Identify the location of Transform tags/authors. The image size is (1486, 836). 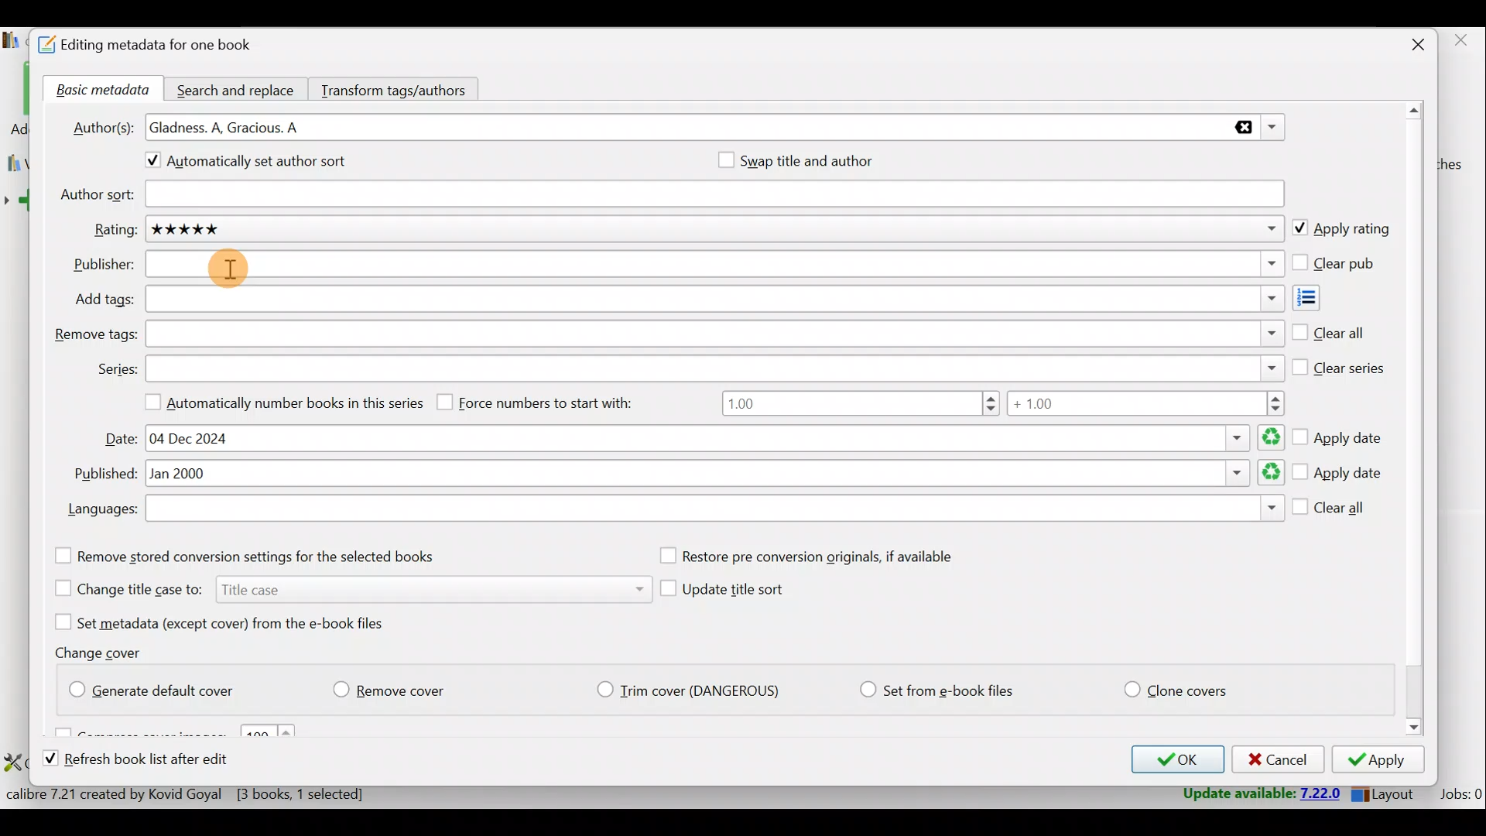
(400, 88).